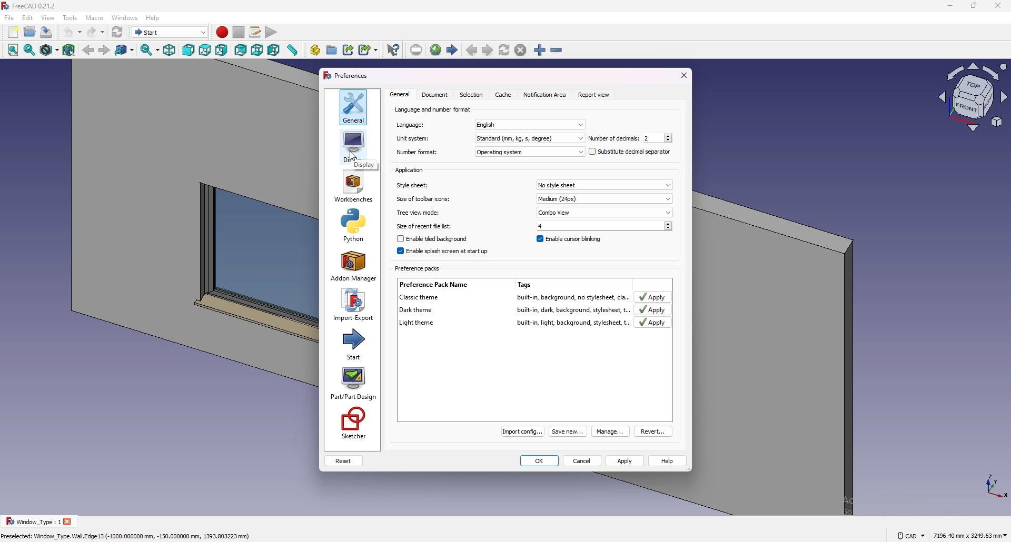 The height and width of the screenshot is (542, 1011). What do you see at coordinates (426, 198) in the screenshot?
I see `Size of toolbar icons:` at bounding box center [426, 198].